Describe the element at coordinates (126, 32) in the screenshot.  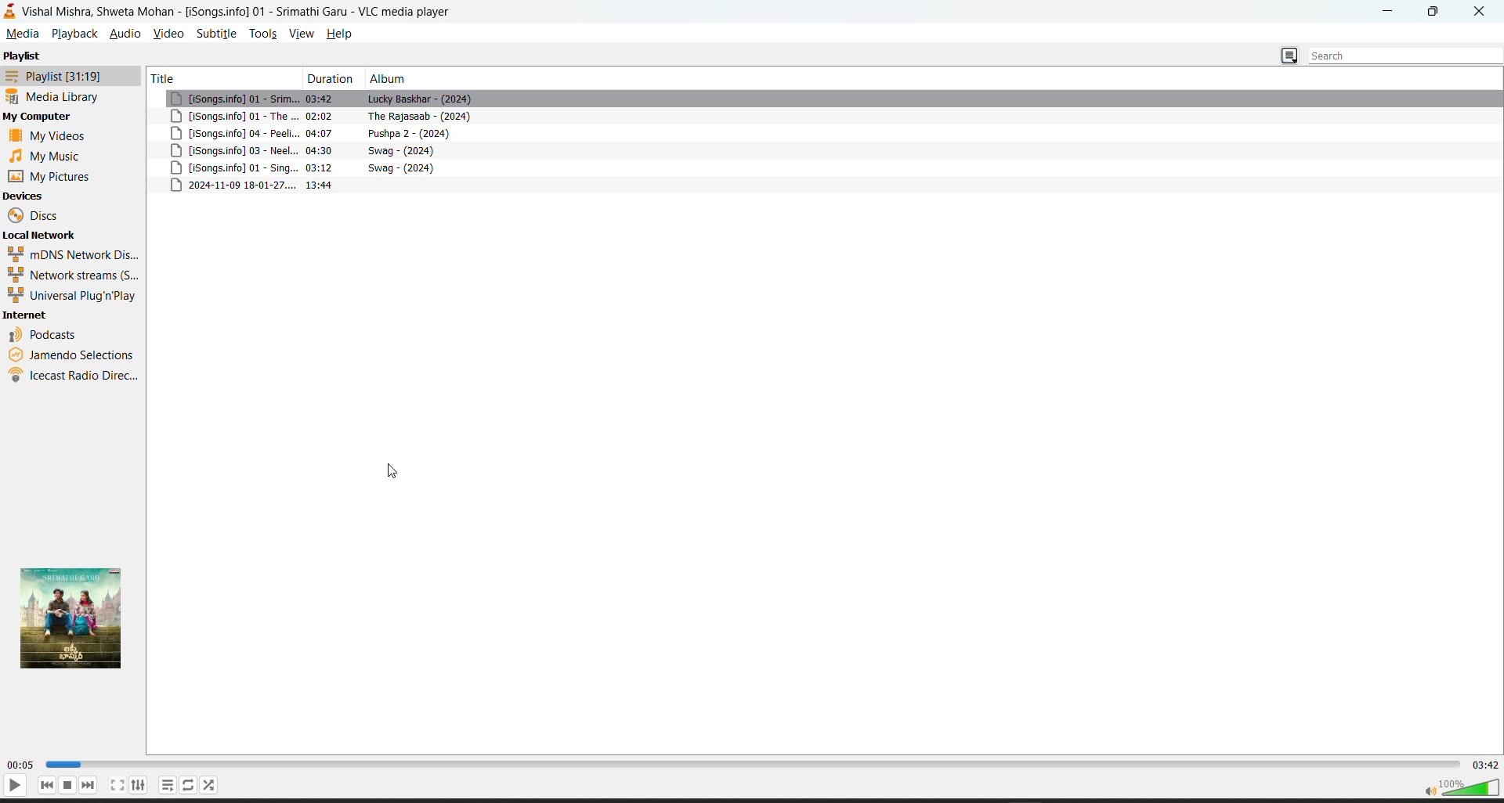
I see `audio` at that location.